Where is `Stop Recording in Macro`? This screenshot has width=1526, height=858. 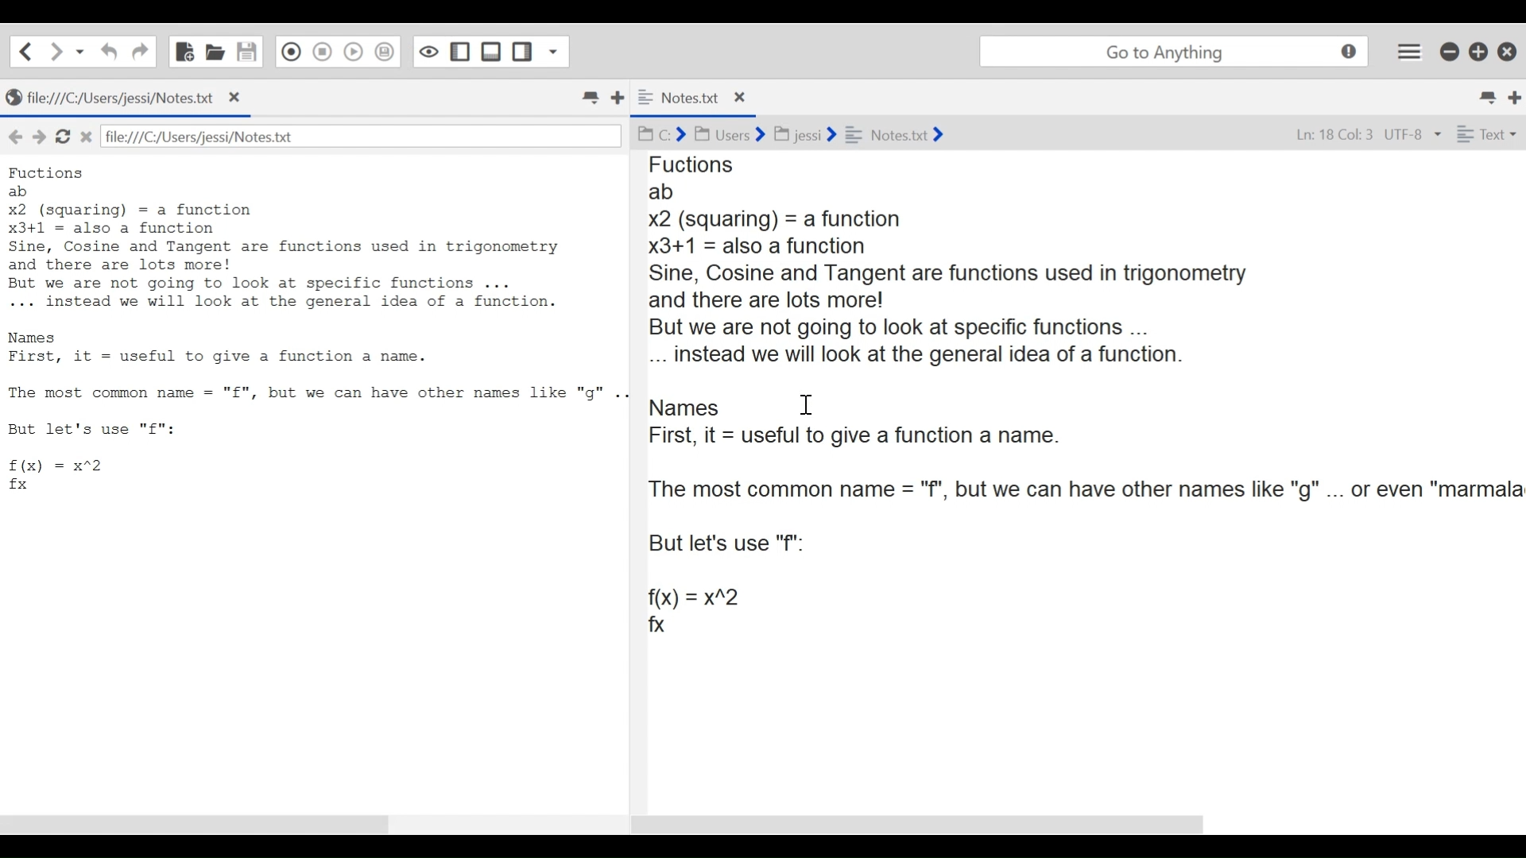
Stop Recording in Macro is located at coordinates (320, 52).